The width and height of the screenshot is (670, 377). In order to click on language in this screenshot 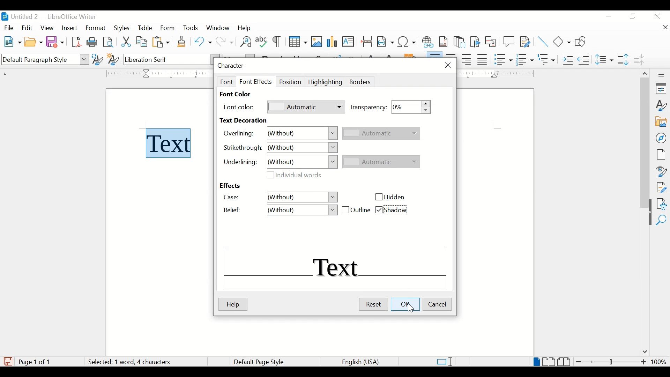, I will do `click(361, 362)`.